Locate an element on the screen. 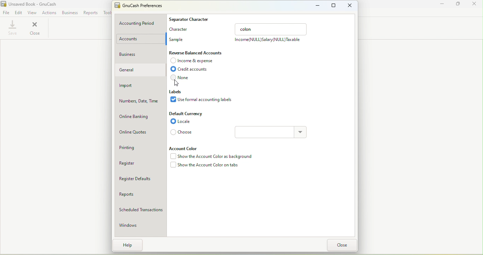 The height and width of the screenshot is (255, 483). None is located at coordinates (180, 79).